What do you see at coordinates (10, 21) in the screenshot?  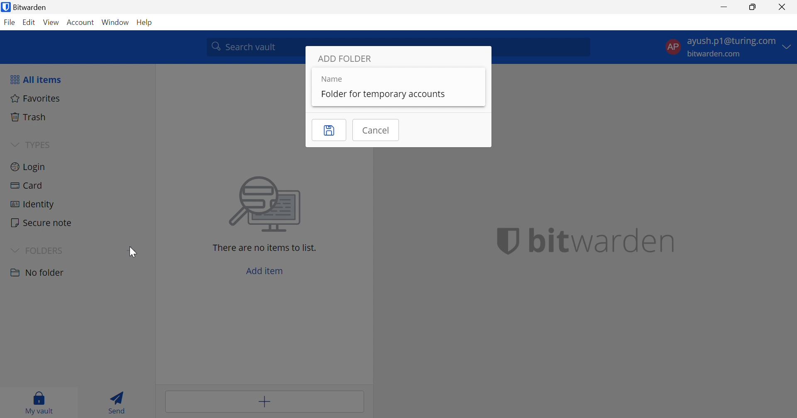 I see `File` at bounding box center [10, 21].